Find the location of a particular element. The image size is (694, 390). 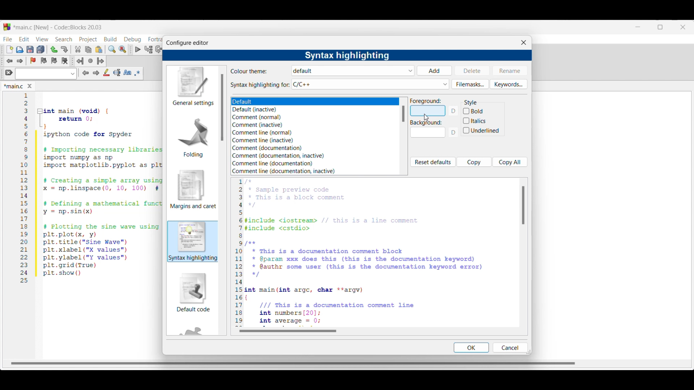

Settings title changed is located at coordinates (347, 56).